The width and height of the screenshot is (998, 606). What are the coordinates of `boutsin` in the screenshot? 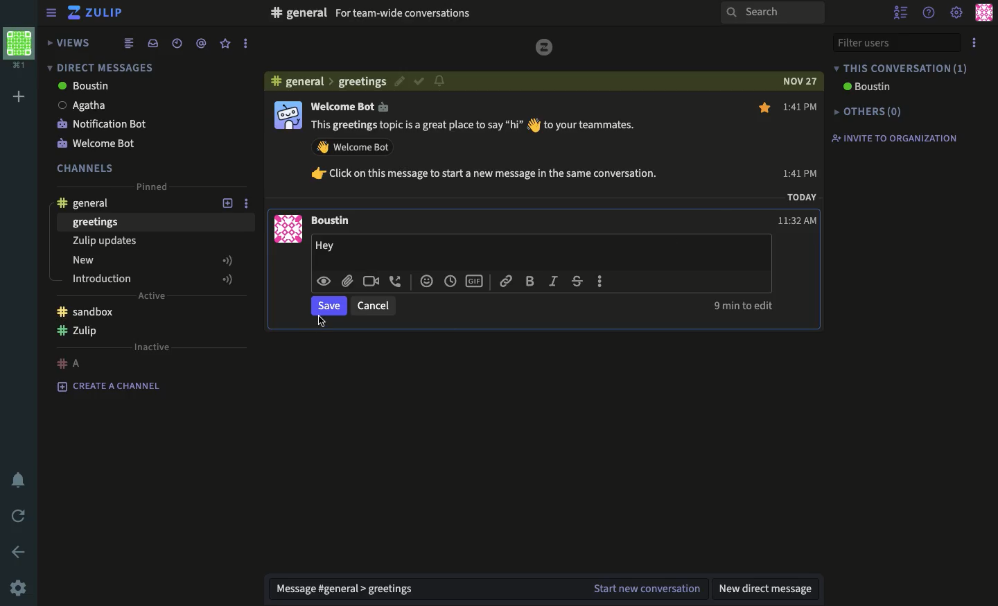 It's located at (85, 86).